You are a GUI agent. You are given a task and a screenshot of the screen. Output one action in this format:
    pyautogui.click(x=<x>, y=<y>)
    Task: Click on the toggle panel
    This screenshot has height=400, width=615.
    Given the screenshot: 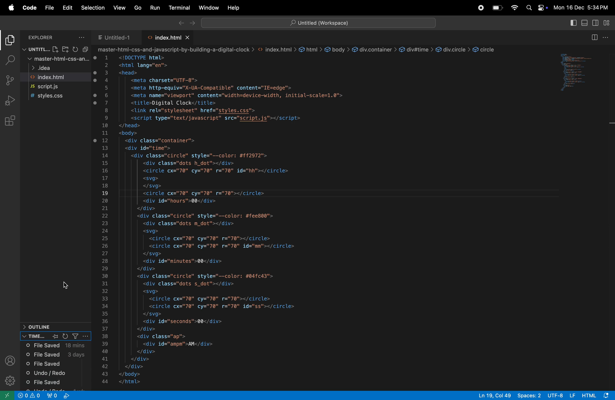 What is the action you would take?
    pyautogui.click(x=585, y=23)
    